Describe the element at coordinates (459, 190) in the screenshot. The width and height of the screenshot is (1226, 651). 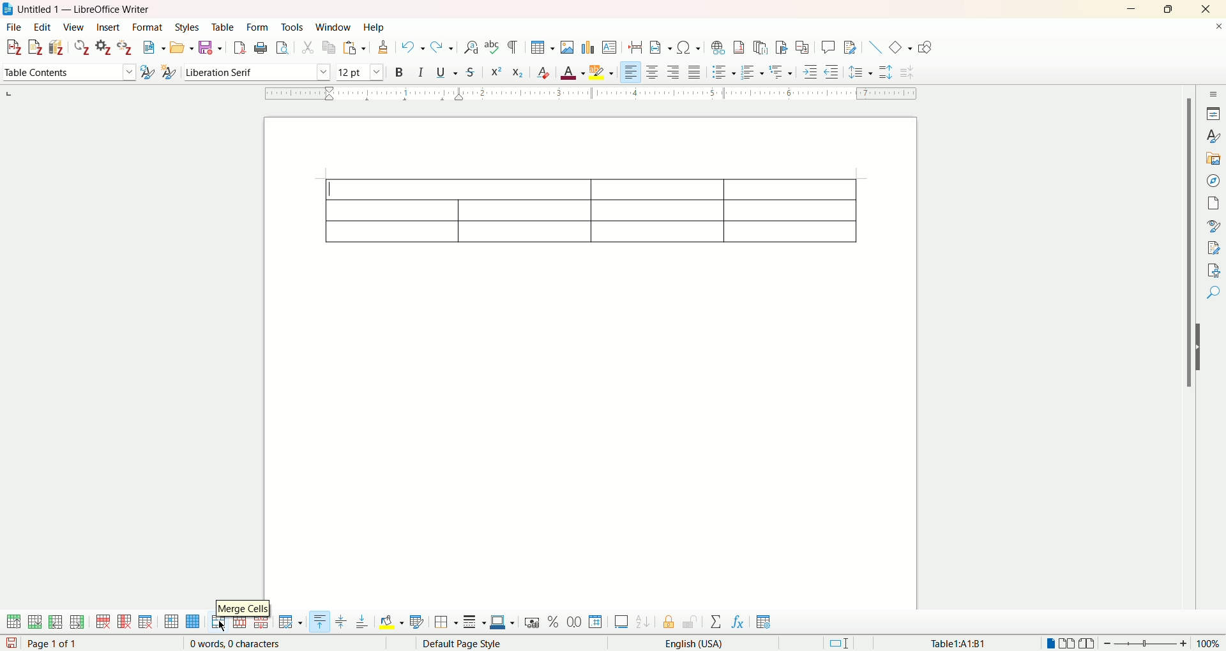
I see `selected cells` at that location.